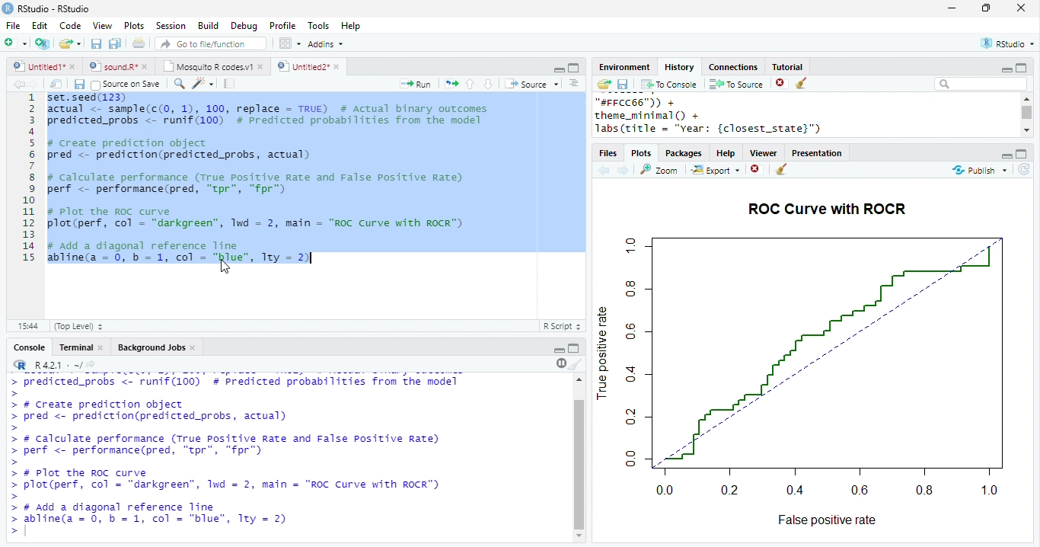 The height and width of the screenshot is (547, 1040). What do you see at coordinates (319, 26) in the screenshot?
I see `Tools` at bounding box center [319, 26].